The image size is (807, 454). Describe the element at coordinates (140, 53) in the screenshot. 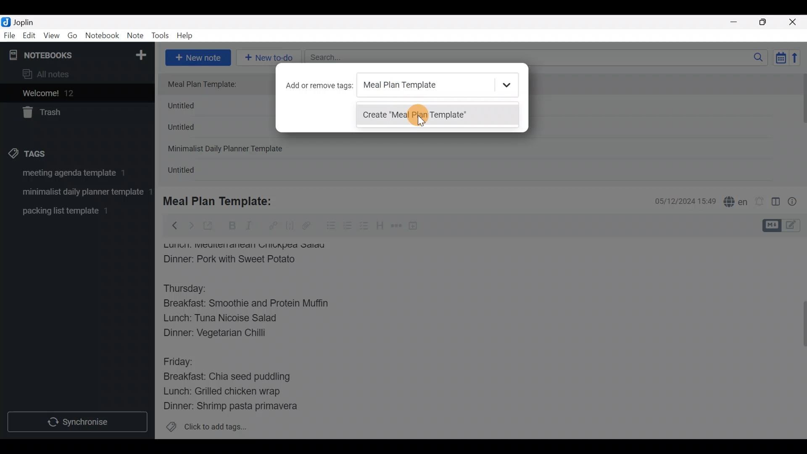

I see `New` at that location.